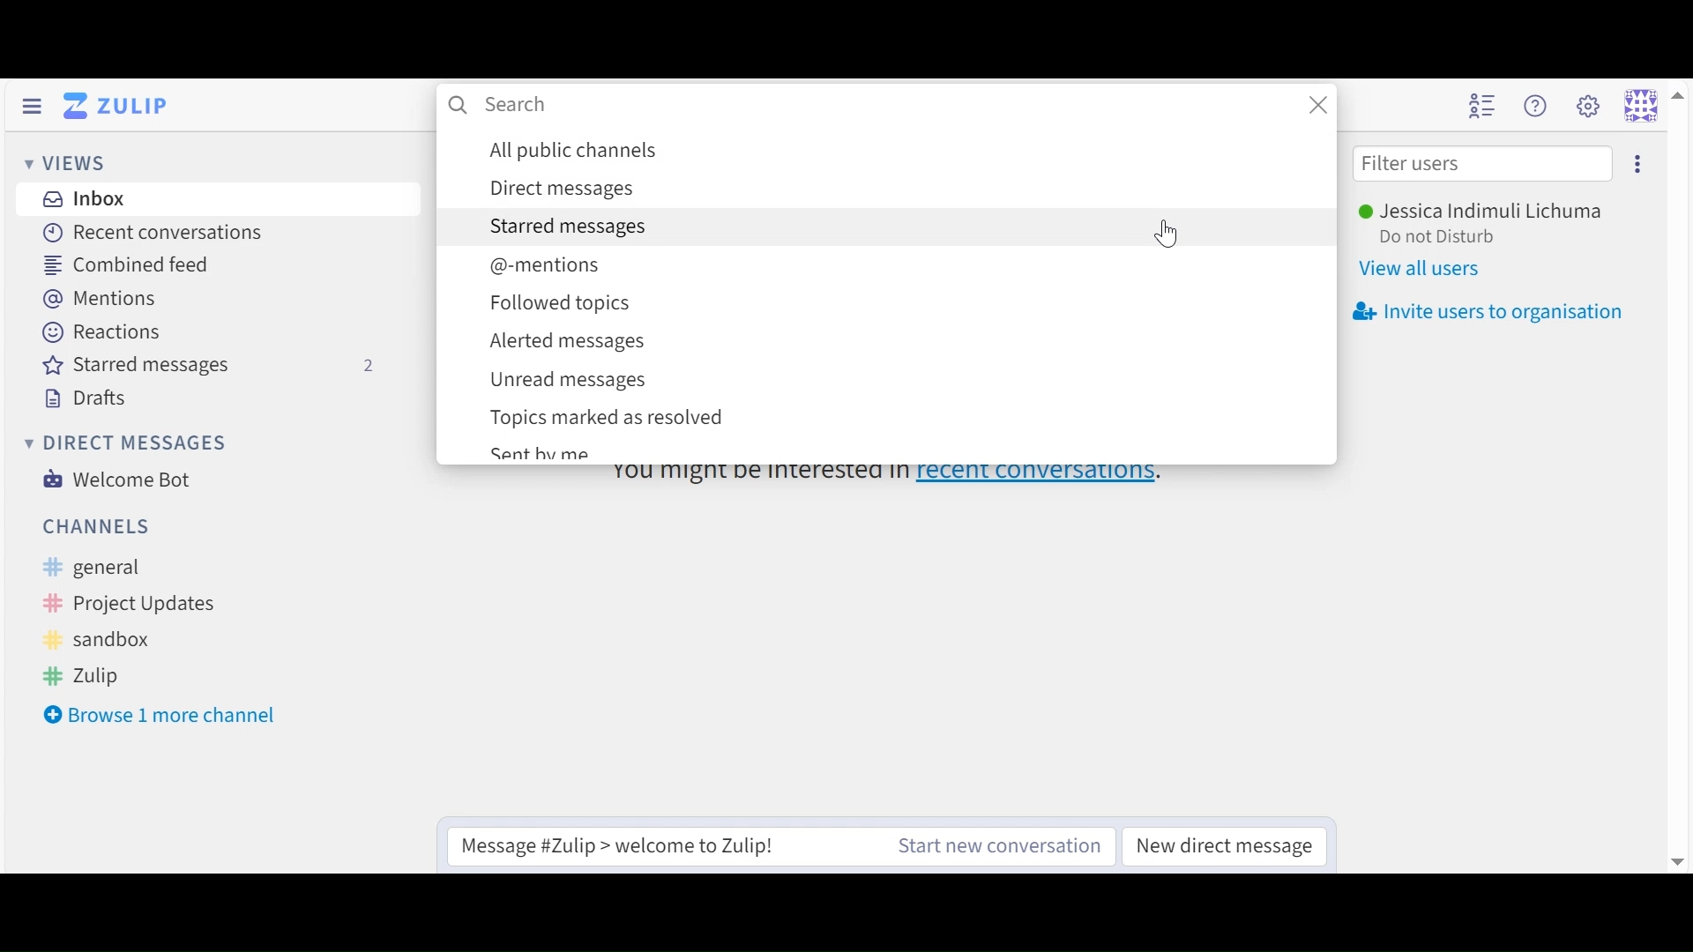 This screenshot has height=952, width=1693. Describe the element at coordinates (105, 333) in the screenshot. I see `Reactions` at that location.